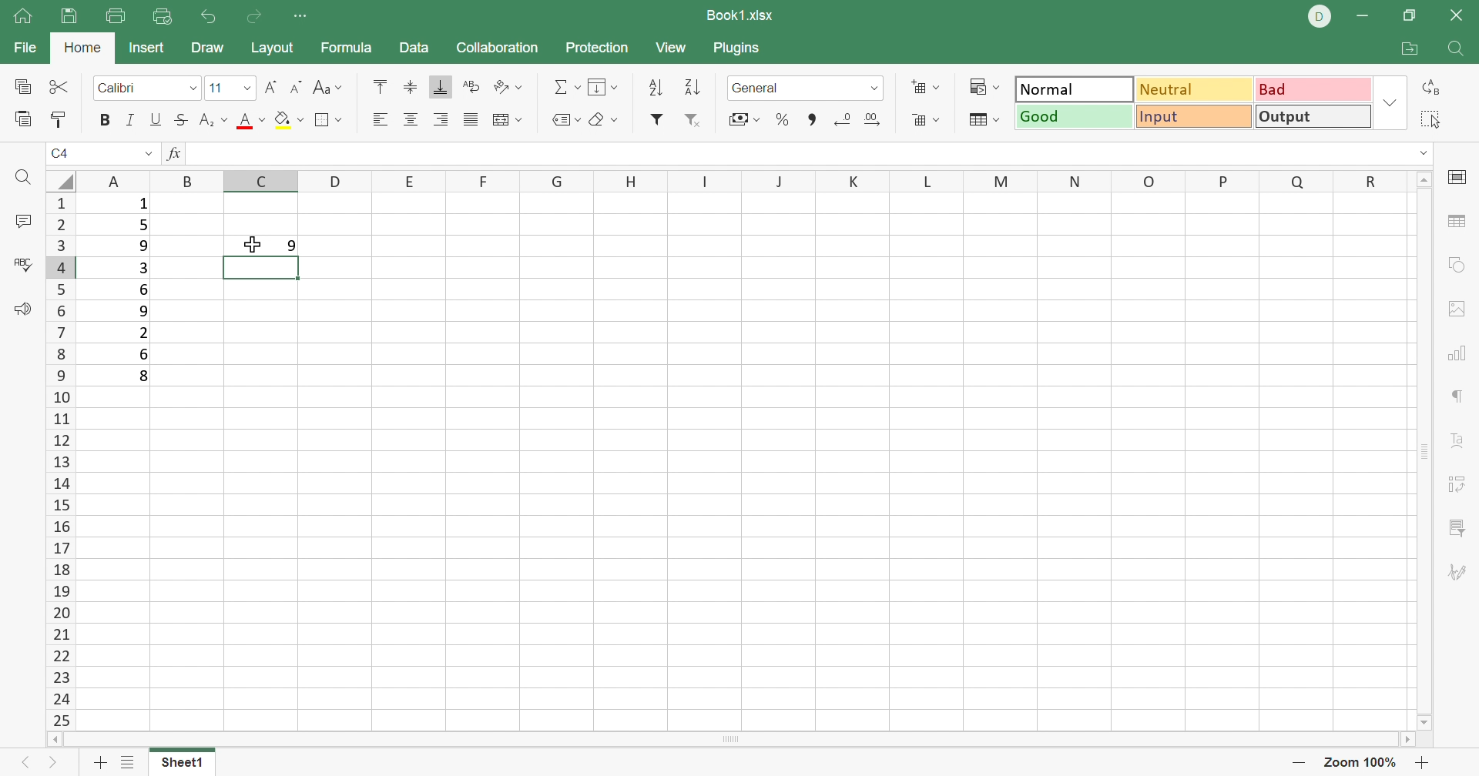 The width and height of the screenshot is (1479, 776). What do you see at coordinates (1460, 15) in the screenshot?
I see `Close` at bounding box center [1460, 15].